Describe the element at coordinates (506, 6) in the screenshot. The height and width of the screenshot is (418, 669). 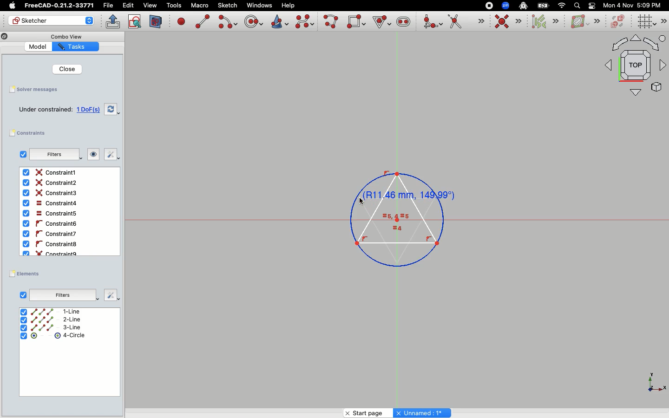
I see `Zoom` at that location.